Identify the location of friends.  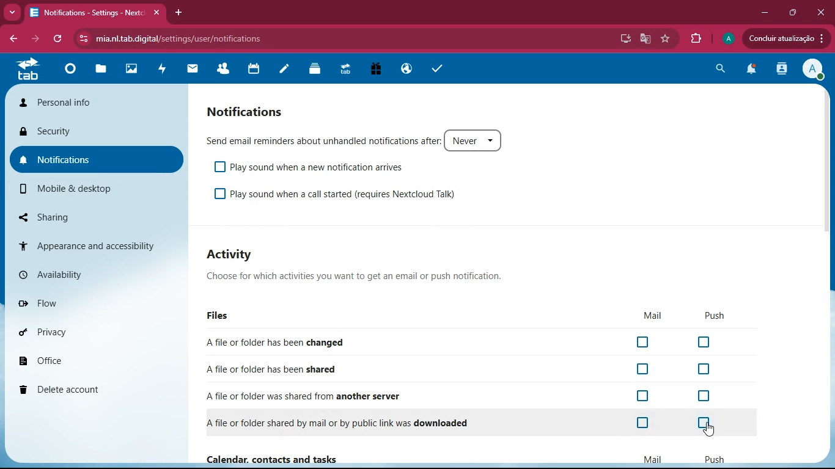
(219, 70).